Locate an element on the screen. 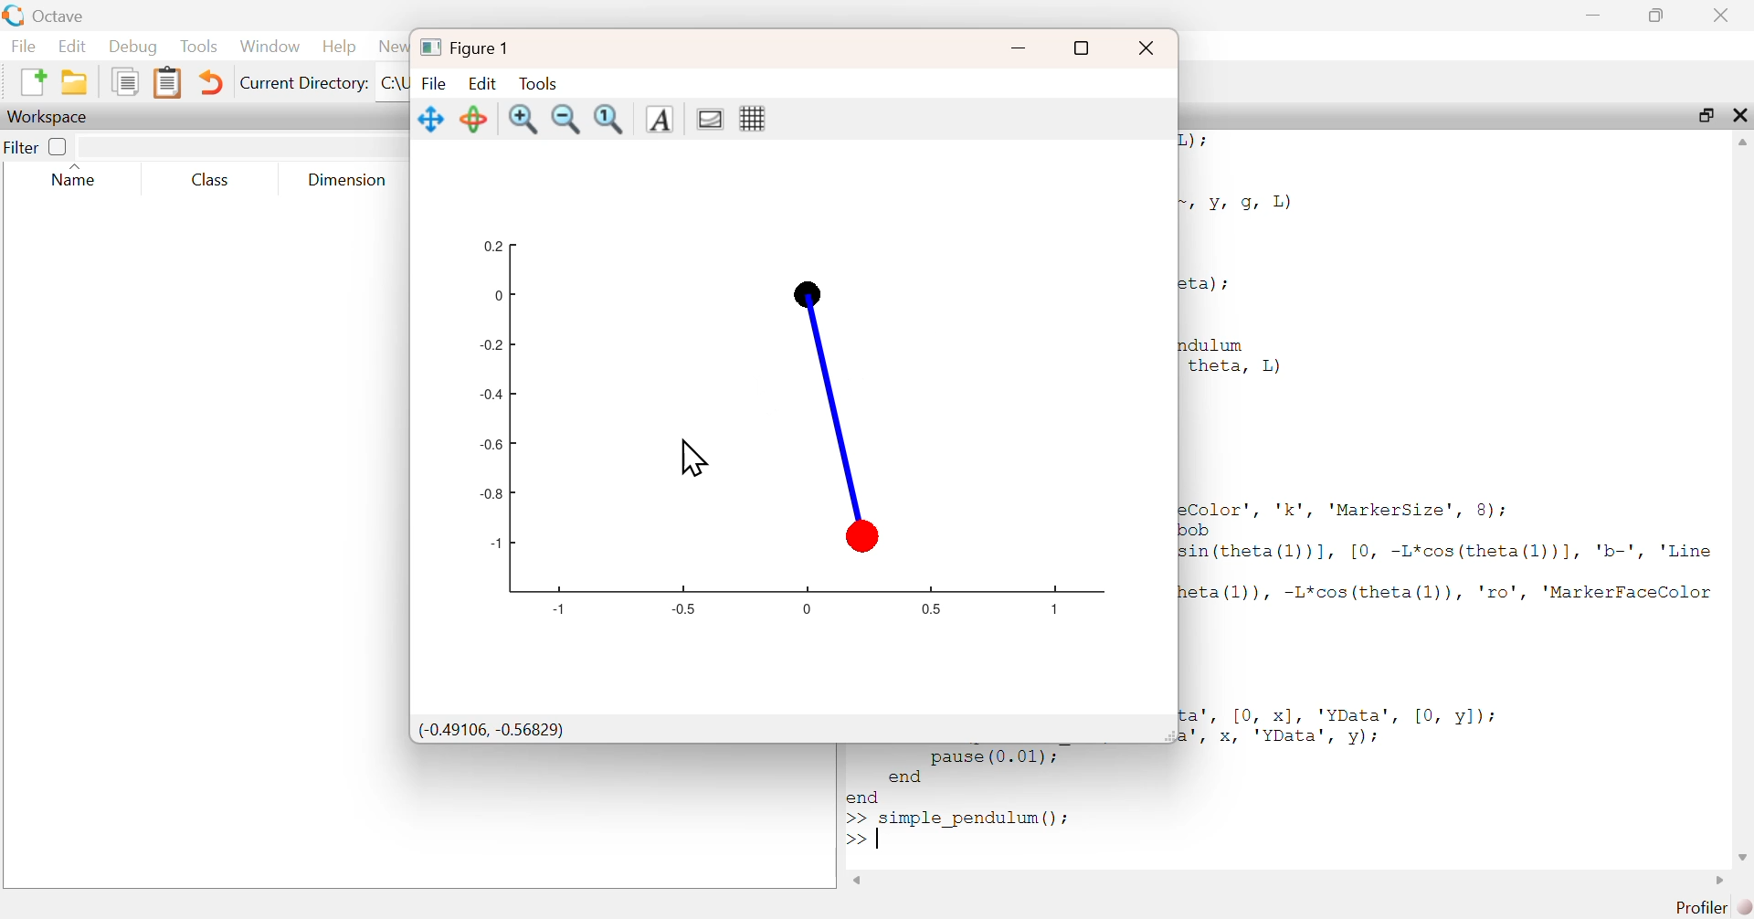 The height and width of the screenshot is (919, 1754). Tools is located at coordinates (536, 83).